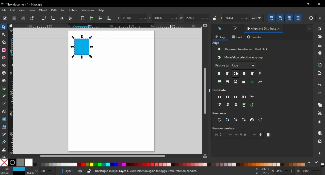 The height and width of the screenshot is (175, 325). I want to click on align text anchors horizontally, so click(260, 74).